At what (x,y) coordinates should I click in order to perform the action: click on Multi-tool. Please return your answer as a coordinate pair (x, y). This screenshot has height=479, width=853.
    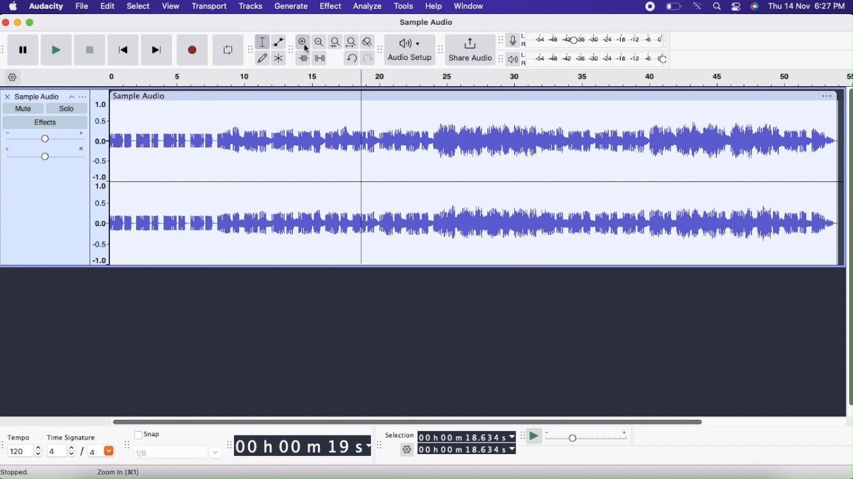
    Looking at the image, I should click on (280, 57).